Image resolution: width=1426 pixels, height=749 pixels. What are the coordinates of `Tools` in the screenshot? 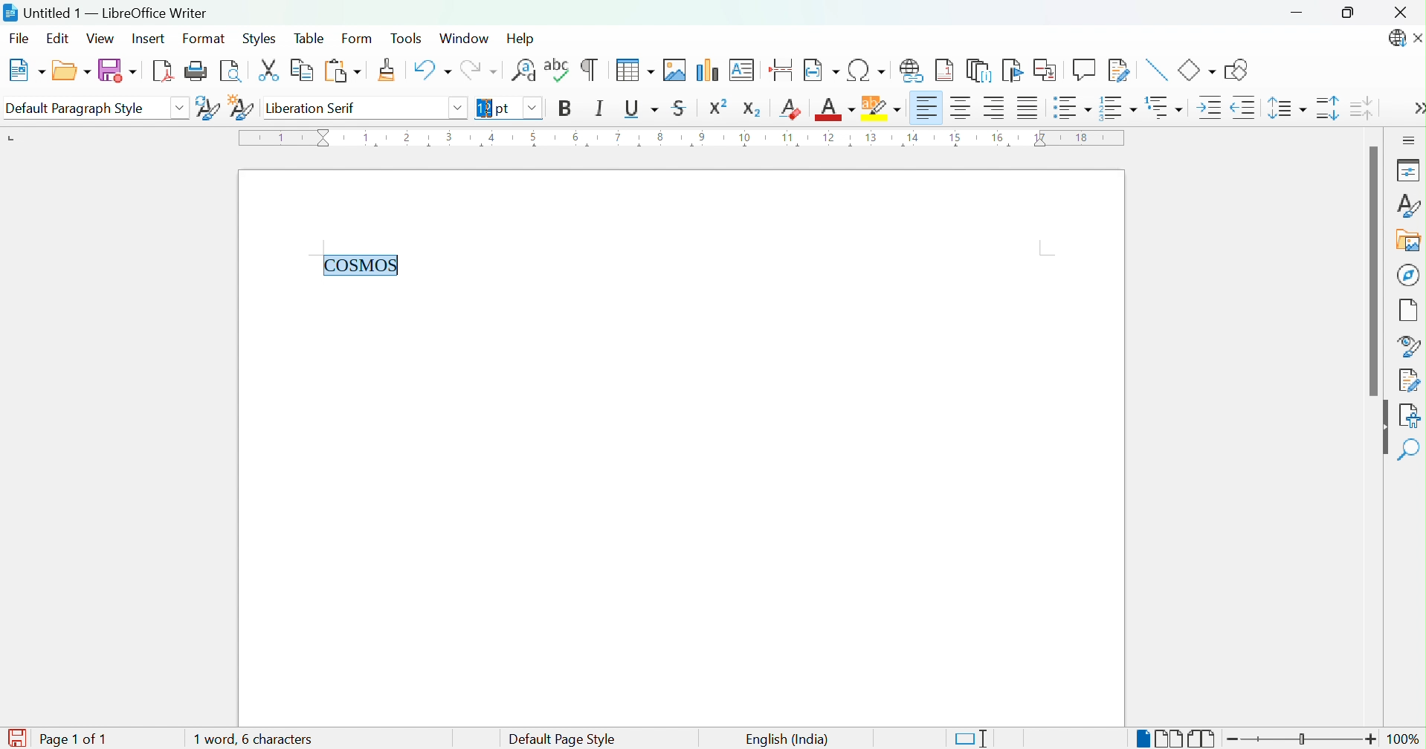 It's located at (408, 37).